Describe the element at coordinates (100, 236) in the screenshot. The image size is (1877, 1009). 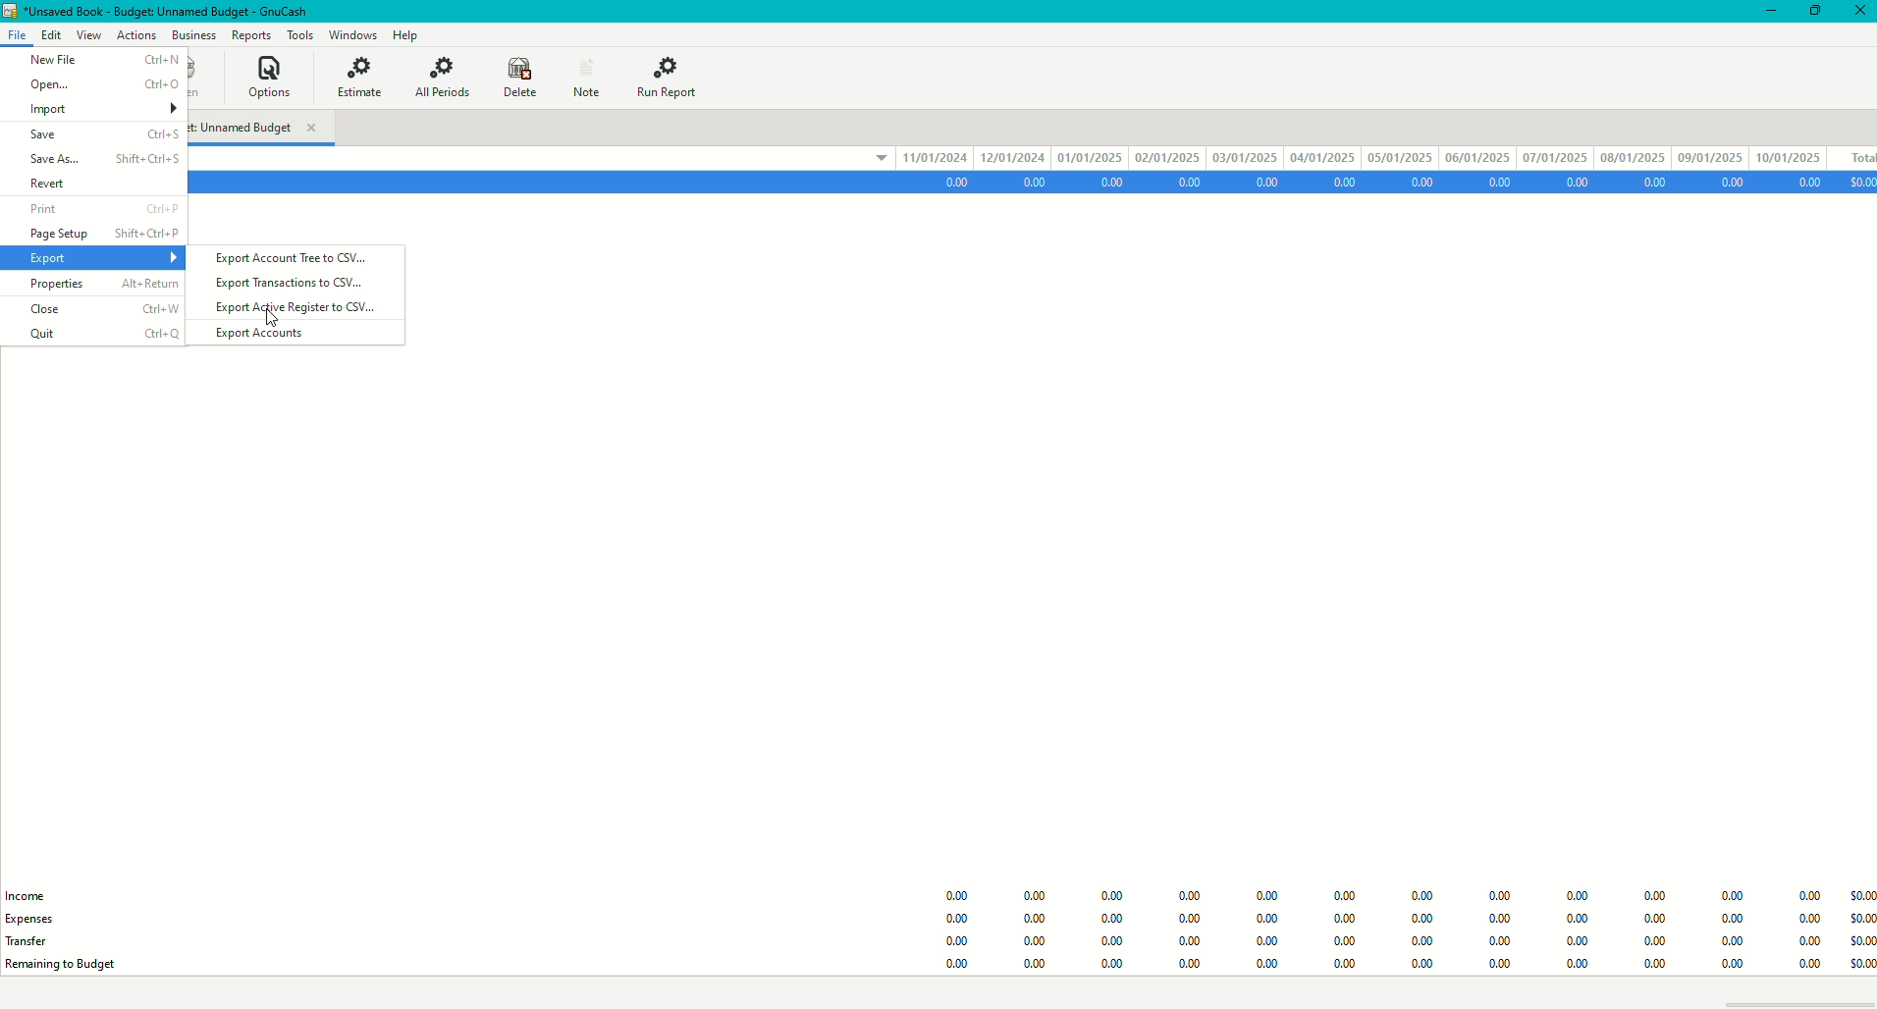
I see `Page Setup` at that location.